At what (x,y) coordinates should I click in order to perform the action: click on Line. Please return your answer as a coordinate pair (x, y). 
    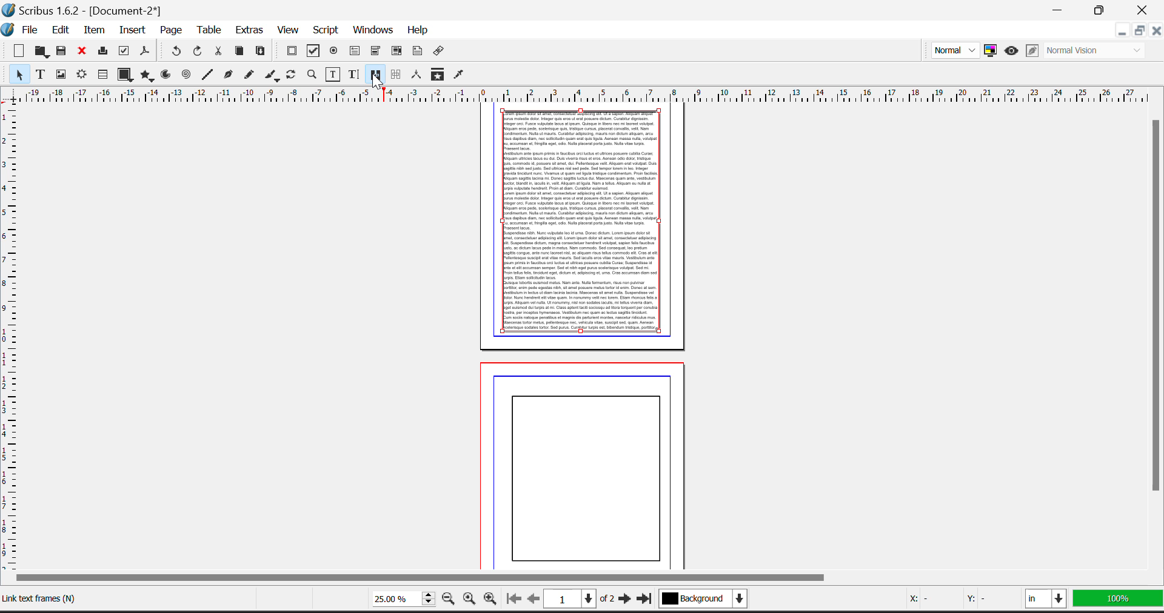
    Looking at the image, I should click on (207, 75).